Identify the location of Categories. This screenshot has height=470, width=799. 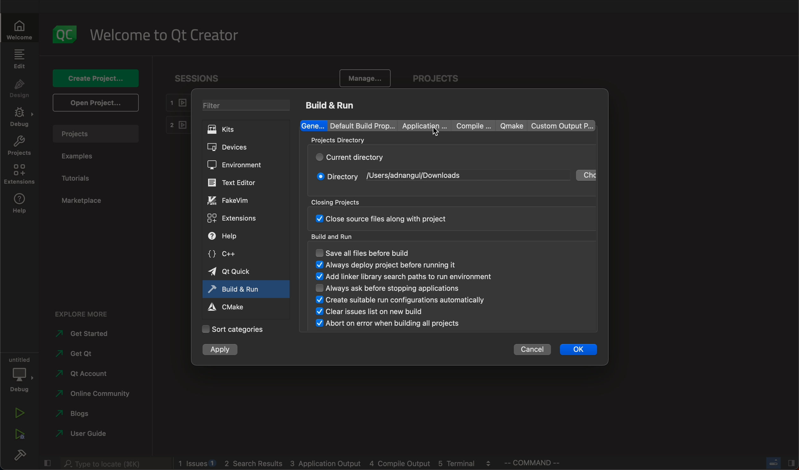
(237, 329).